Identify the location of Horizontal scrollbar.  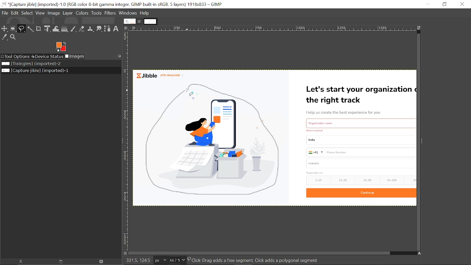
(258, 253).